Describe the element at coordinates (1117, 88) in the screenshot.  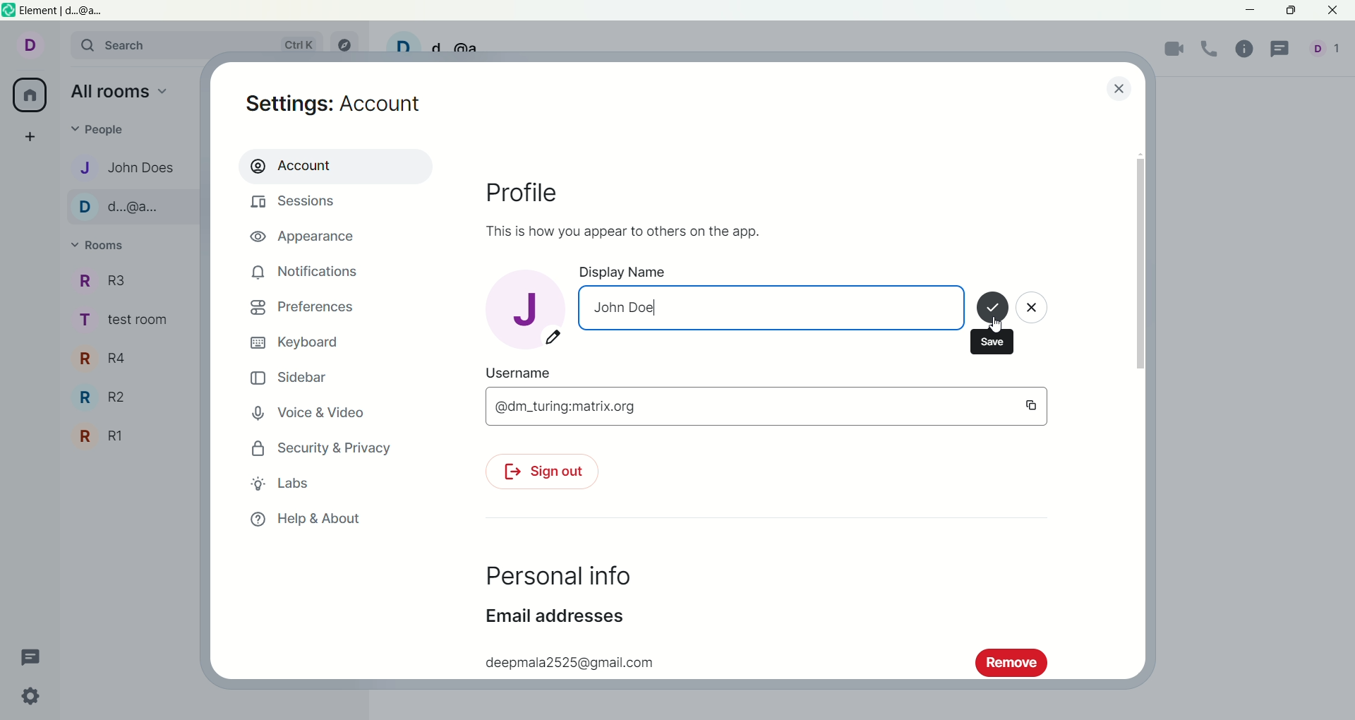
I see `close` at that location.